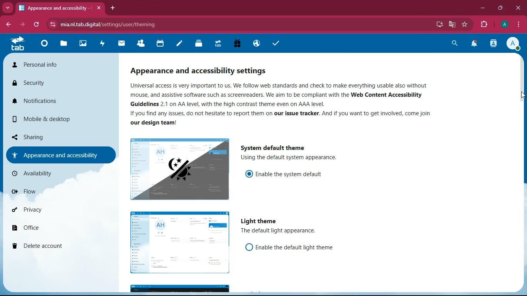 This screenshot has height=296, width=527. I want to click on more, so click(8, 8).